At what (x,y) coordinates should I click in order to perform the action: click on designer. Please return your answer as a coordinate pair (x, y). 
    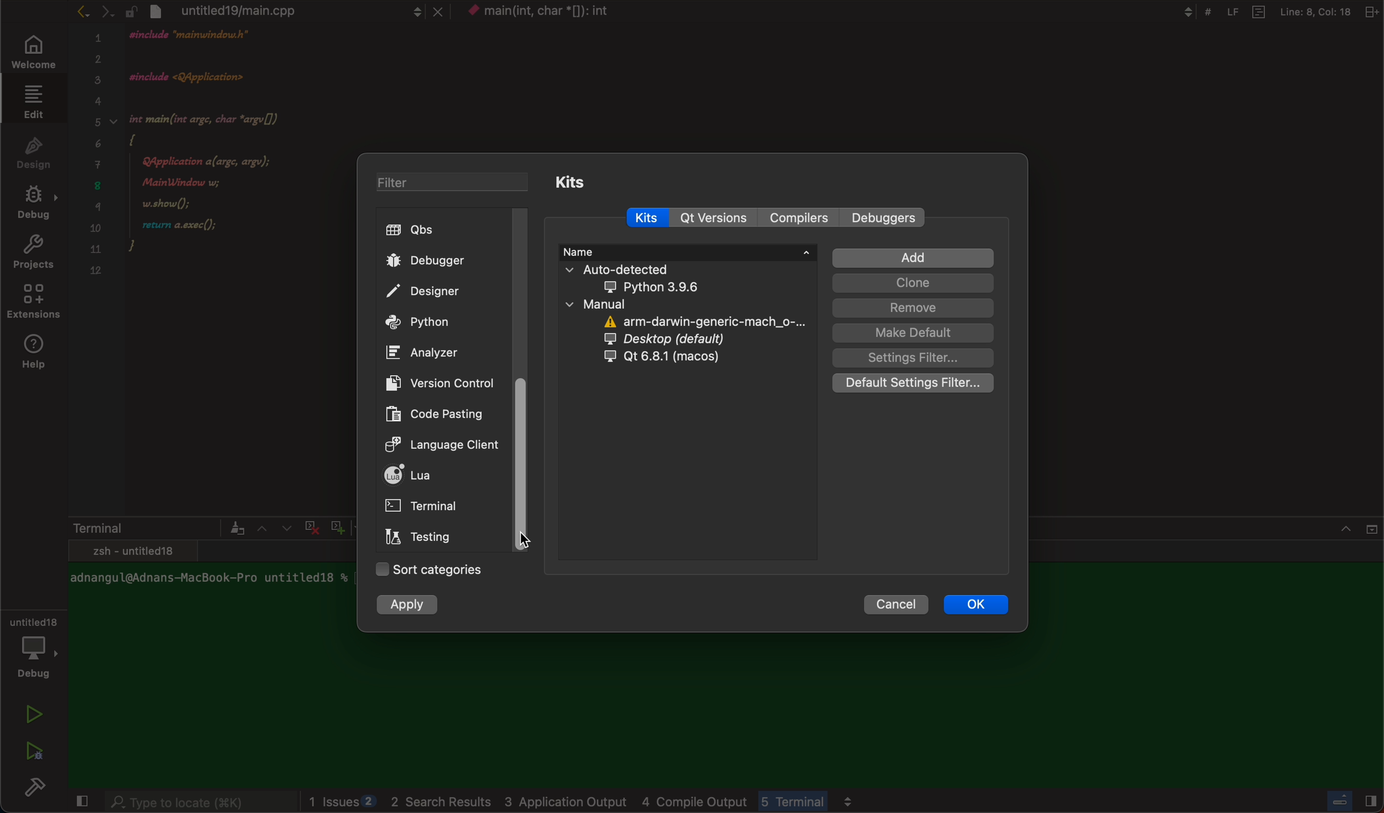
    Looking at the image, I should click on (442, 292).